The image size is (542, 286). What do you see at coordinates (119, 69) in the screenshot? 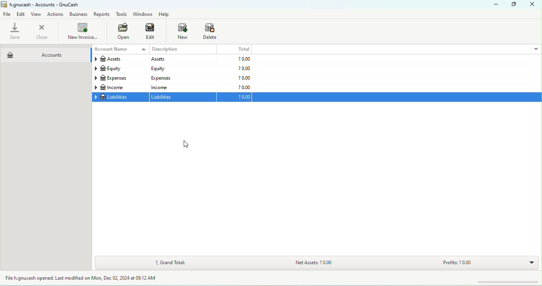
I see `equity` at bounding box center [119, 69].